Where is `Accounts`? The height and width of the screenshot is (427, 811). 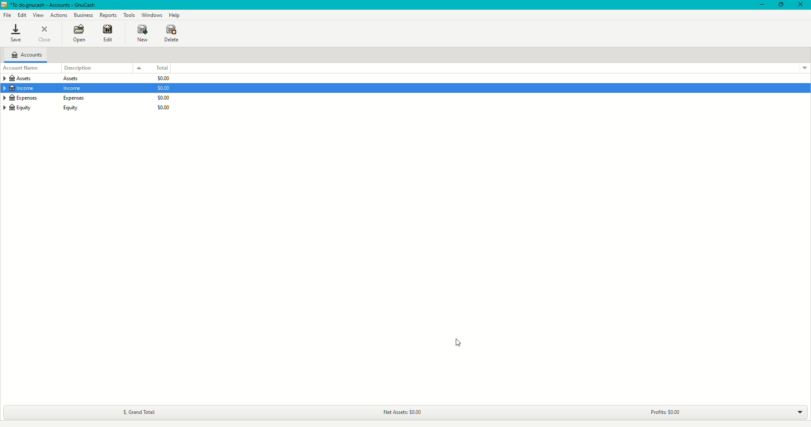 Accounts is located at coordinates (27, 54).